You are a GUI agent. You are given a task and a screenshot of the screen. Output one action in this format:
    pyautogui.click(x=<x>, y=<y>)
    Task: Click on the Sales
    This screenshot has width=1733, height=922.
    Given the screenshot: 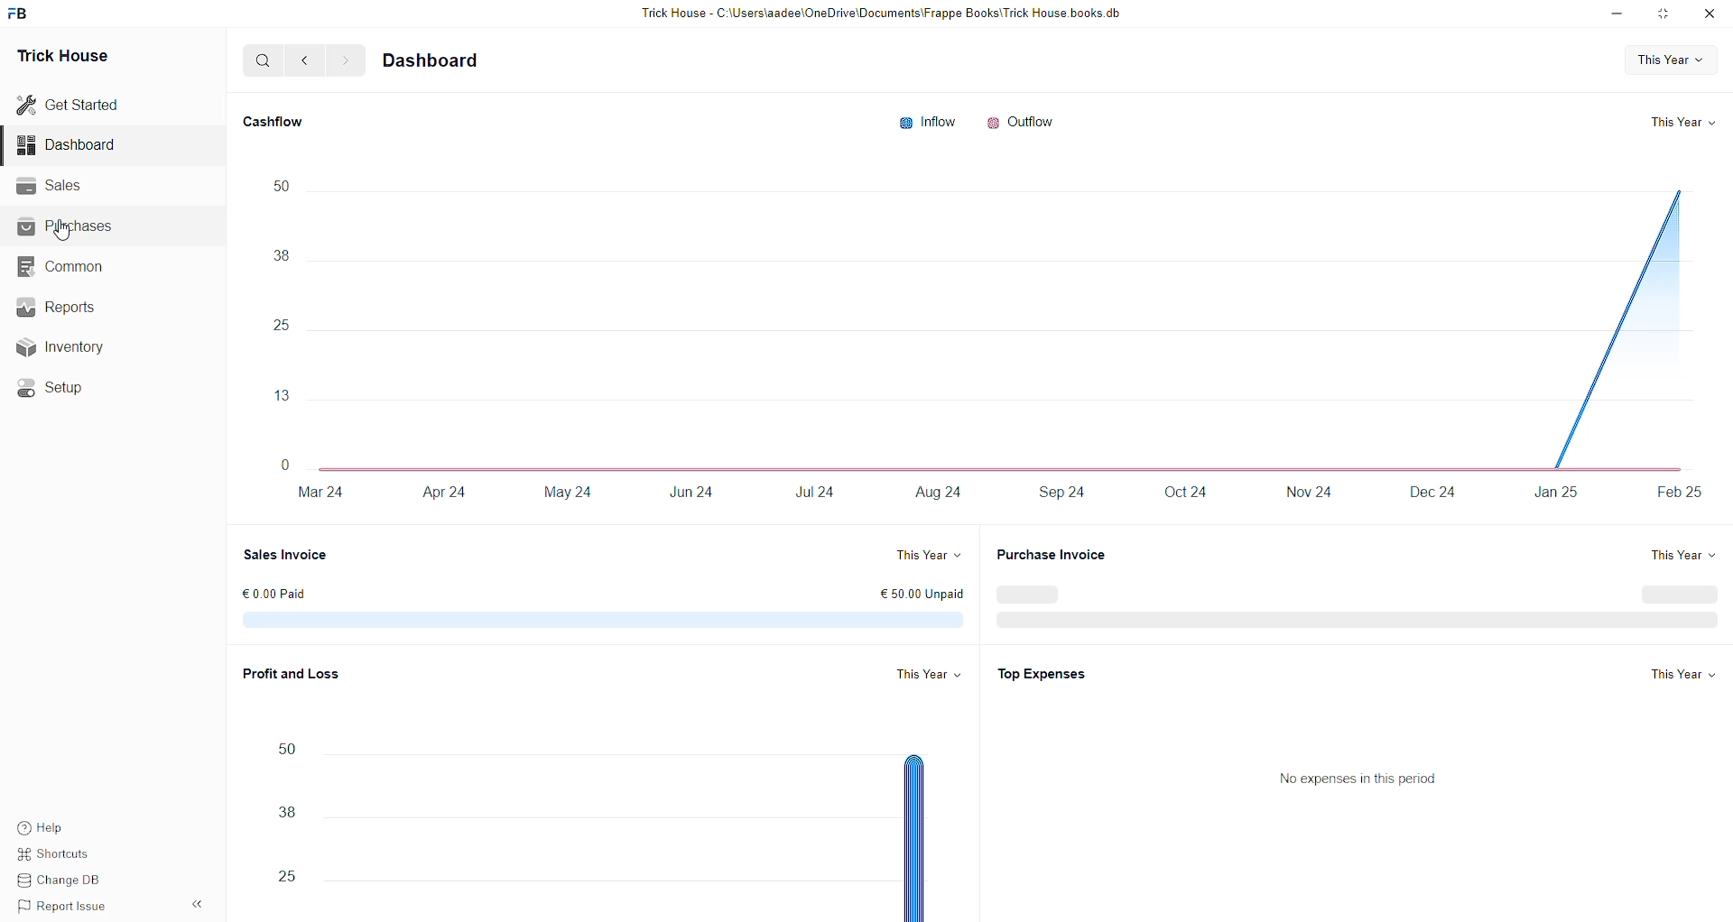 What is the action you would take?
    pyautogui.click(x=51, y=185)
    